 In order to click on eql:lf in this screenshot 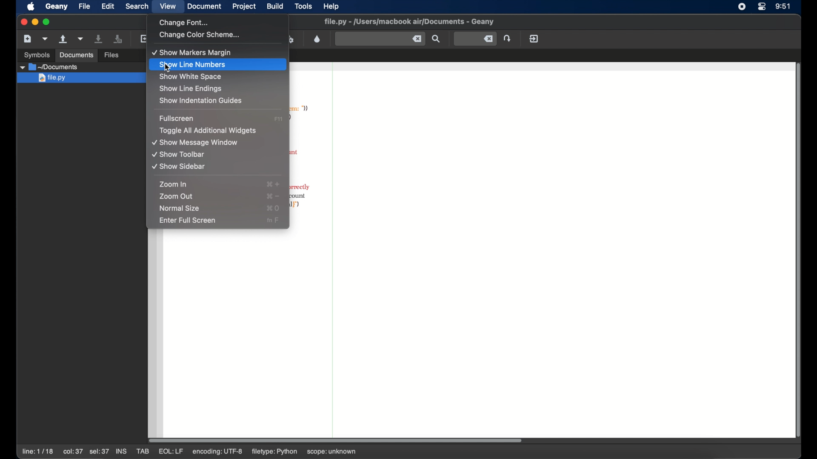, I will do `click(171, 451)`.